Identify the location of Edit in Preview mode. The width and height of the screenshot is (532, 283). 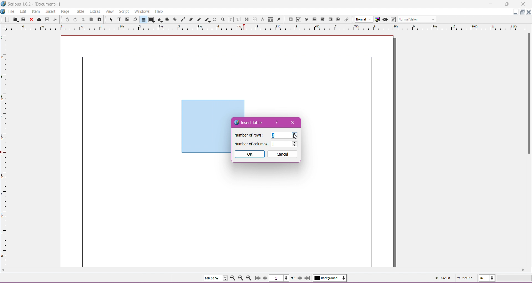
(393, 19).